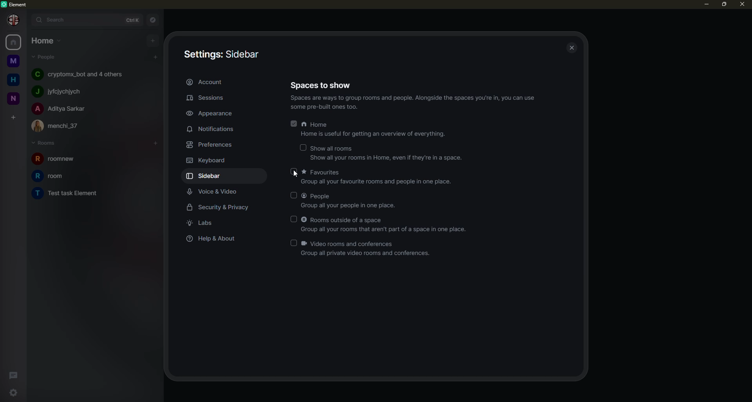 The width and height of the screenshot is (752, 402). What do you see at coordinates (367, 249) in the screenshot?
I see `video rooms and conferences` at bounding box center [367, 249].